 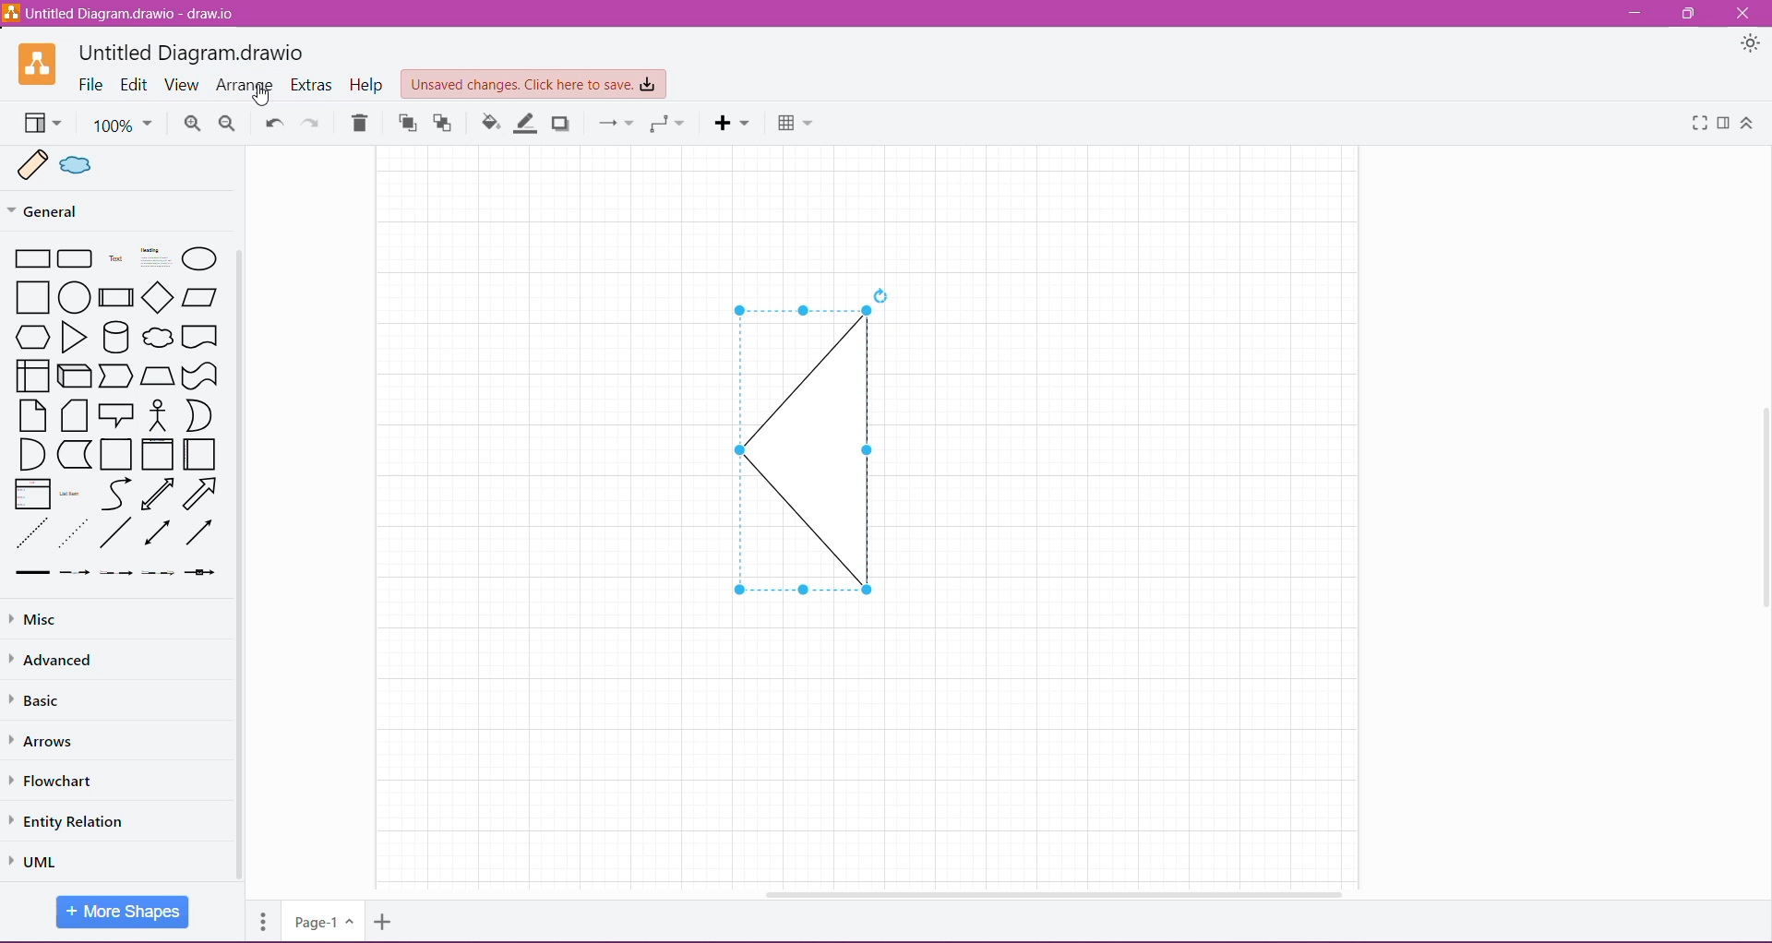 I want to click on Close, so click(x=1749, y=12).